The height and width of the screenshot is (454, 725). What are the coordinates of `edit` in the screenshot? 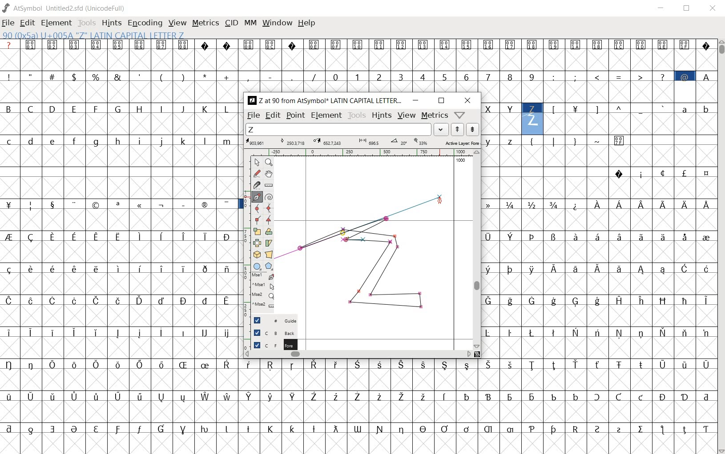 It's located at (272, 116).